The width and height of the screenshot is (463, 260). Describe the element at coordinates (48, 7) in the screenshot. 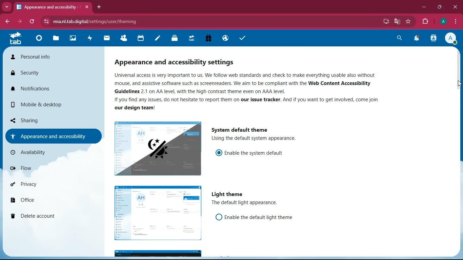

I see `tab` at that location.